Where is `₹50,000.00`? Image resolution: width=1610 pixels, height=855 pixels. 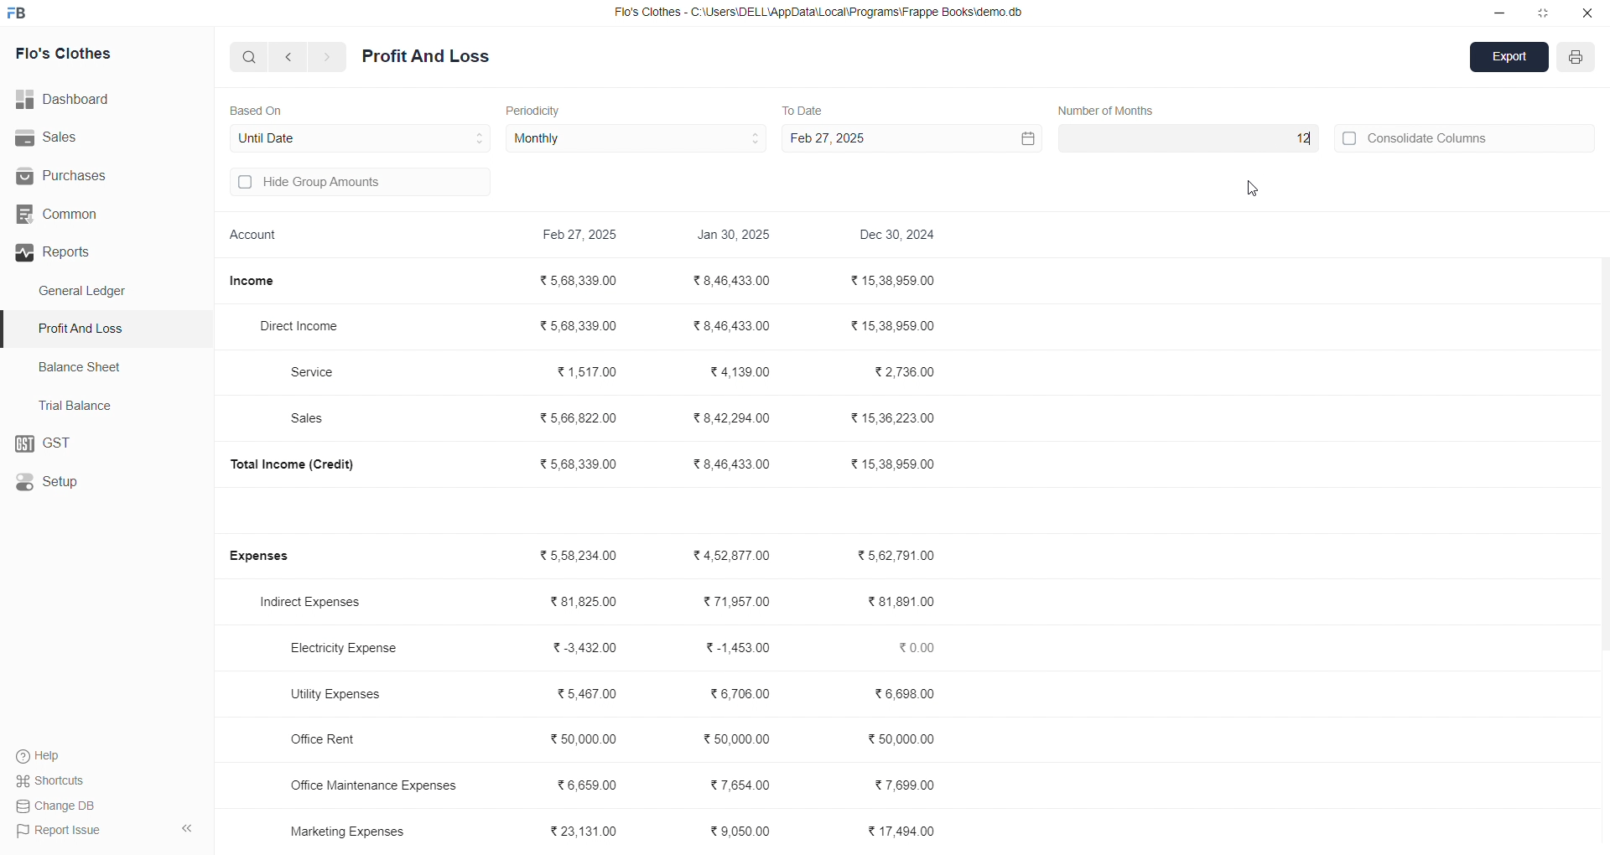 ₹50,000.00 is located at coordinates (904, 741).